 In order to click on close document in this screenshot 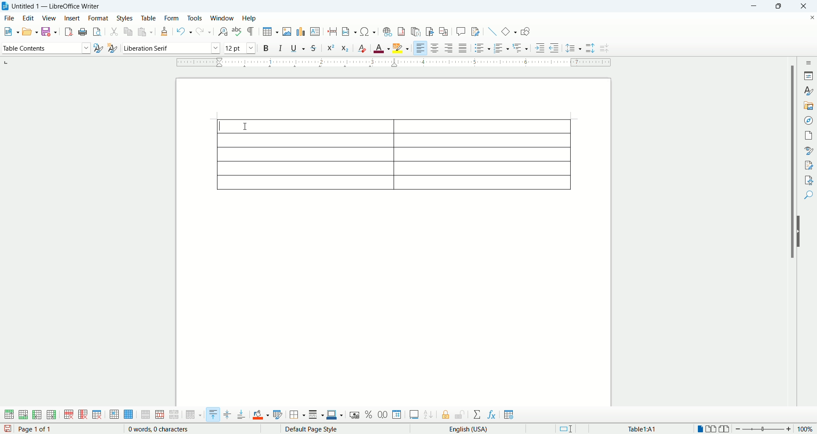, I will do `click(812, 18)`.